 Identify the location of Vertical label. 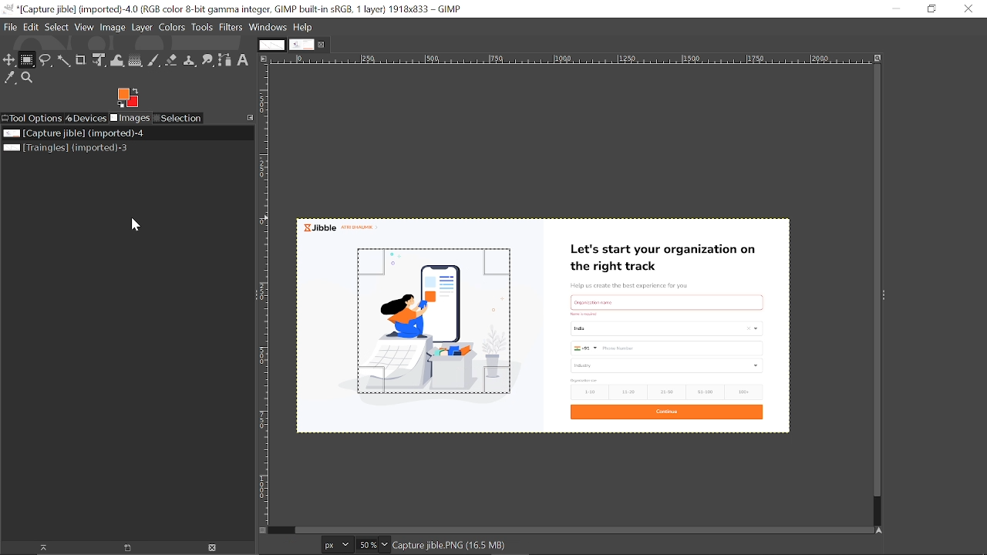
(267, 294).